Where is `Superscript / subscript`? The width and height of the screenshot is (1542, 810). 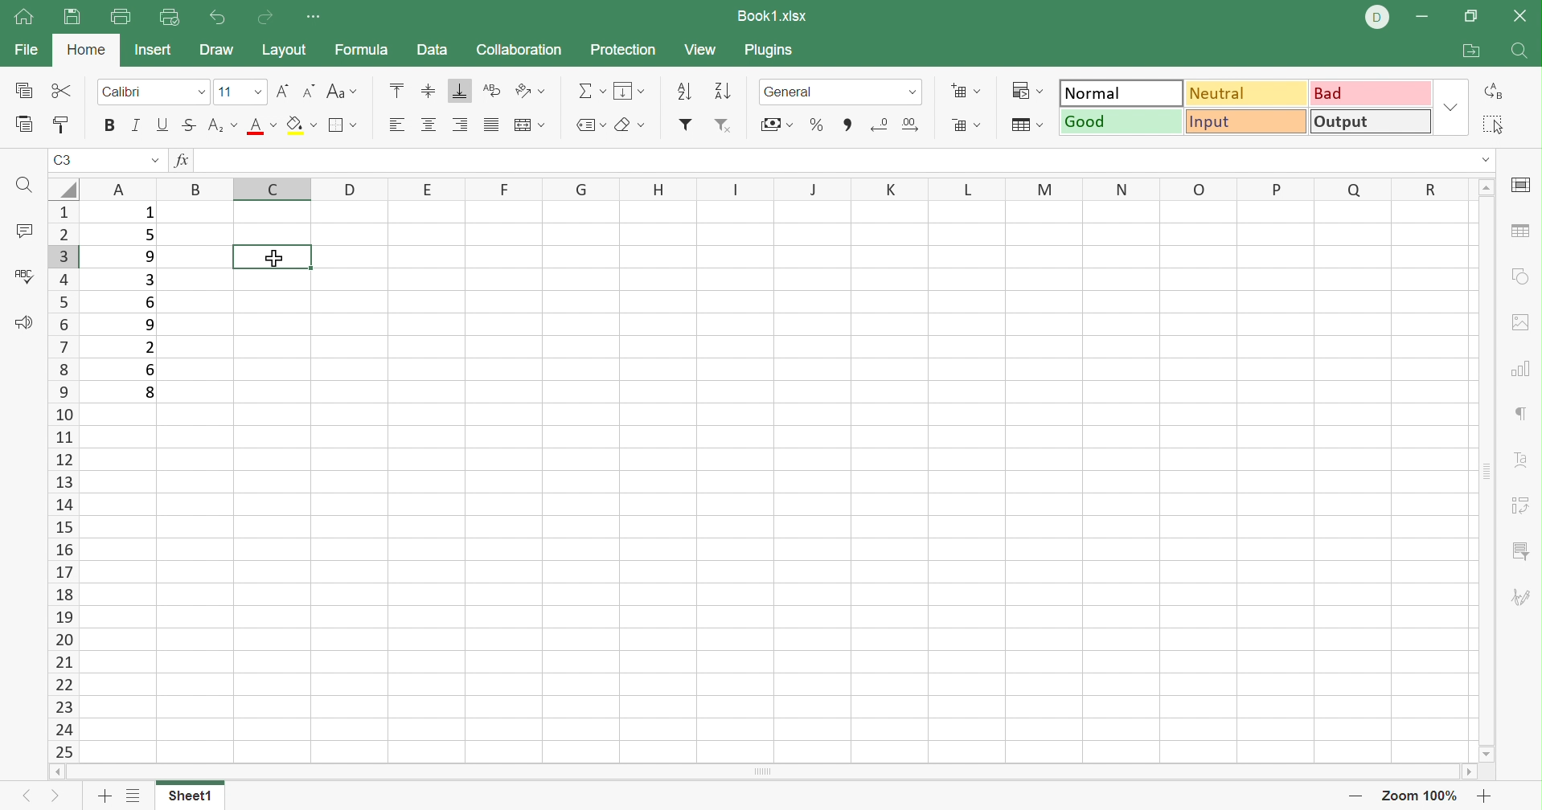
Superscript / subscript is located at coordinates (222, 125).